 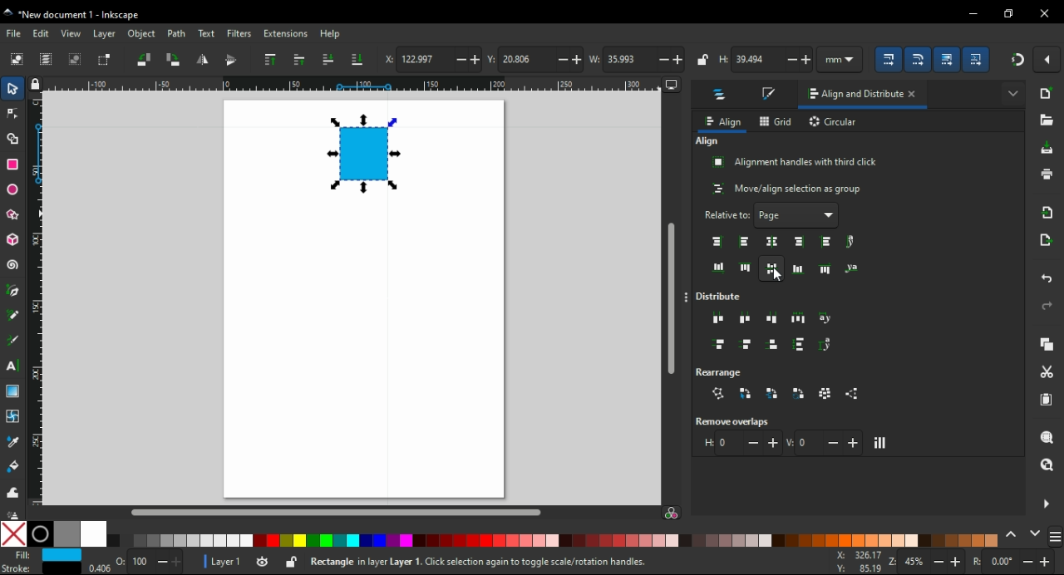 What do you see at coordinates (776, 121) in the screenshot?
I see `grid` at bounding box center [776, 121].